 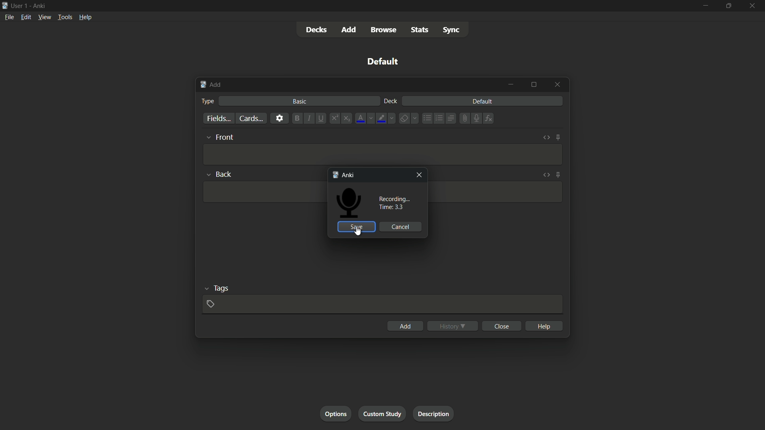 I want to click on back, so click(x=225, y=174).